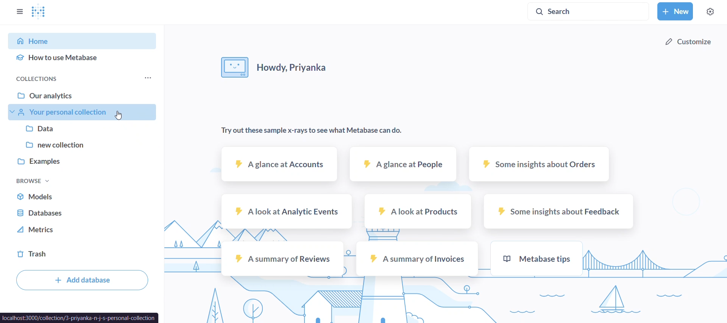  I want to click on more, so click(148, 79).